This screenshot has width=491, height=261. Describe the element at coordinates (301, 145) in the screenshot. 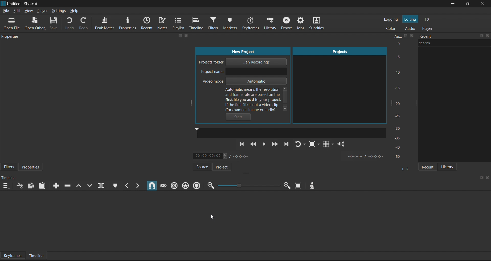

I see `Player Looping` at that location.